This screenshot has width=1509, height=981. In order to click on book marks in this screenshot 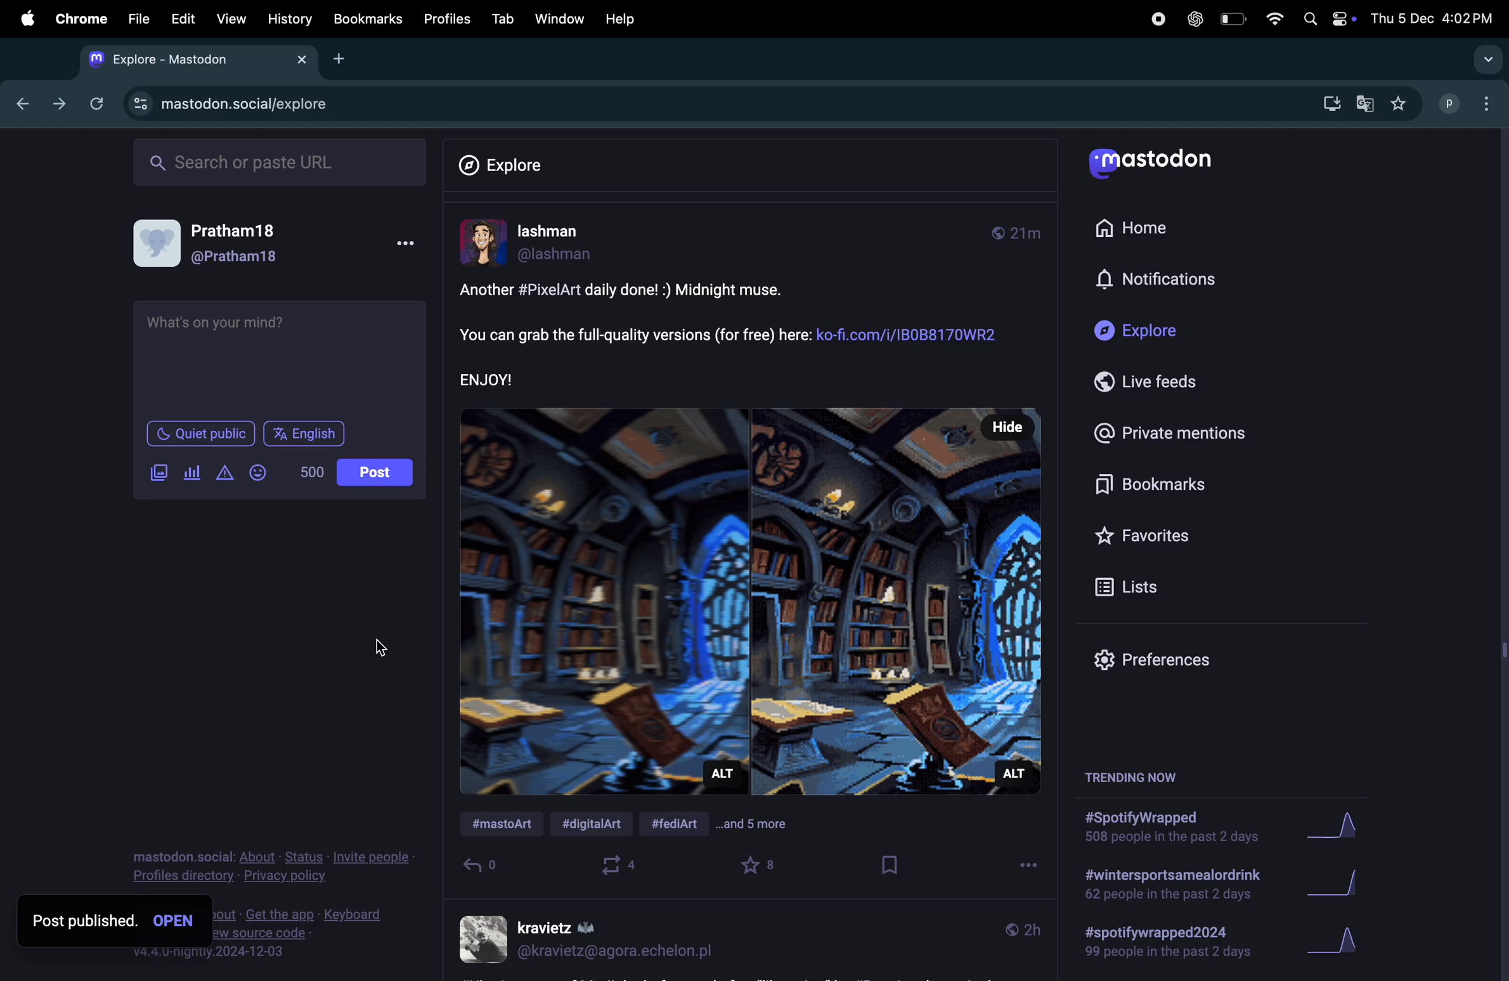, I will do `click(1170, 484)`.